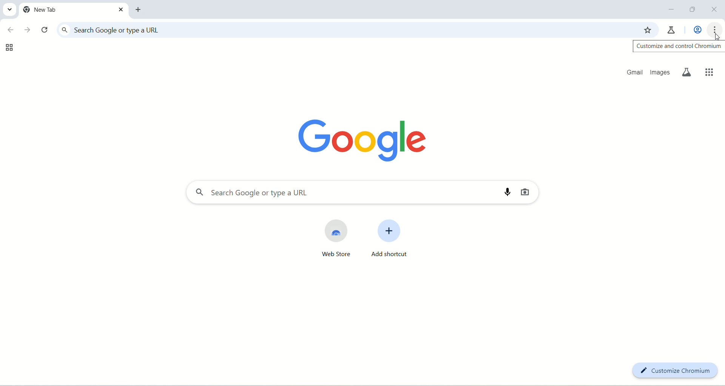 Image resolution: width=725 pixels, height=386 pixels. Describe the element at coordinates (345, 30) in the screenshot. I see `search googlle or type a url` at that location.